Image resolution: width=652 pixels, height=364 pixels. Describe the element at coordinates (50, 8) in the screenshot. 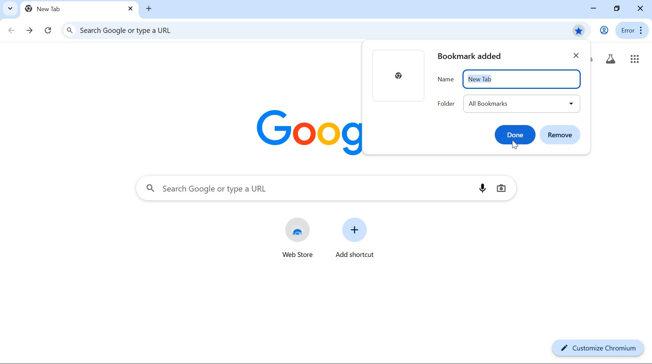

I see `new tab` at that location.